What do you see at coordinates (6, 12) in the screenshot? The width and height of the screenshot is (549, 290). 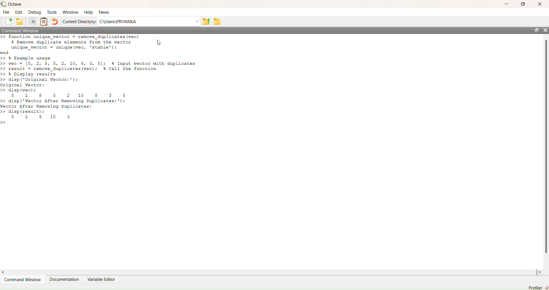 I see `file` at bounding box center [6, 12].